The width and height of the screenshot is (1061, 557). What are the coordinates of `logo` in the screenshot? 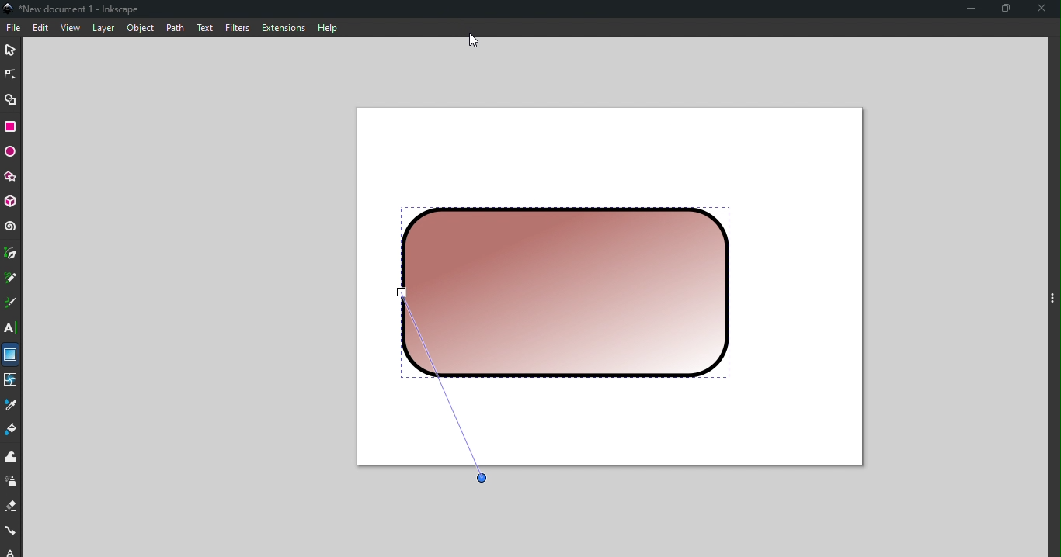 It's located at (11, 9).